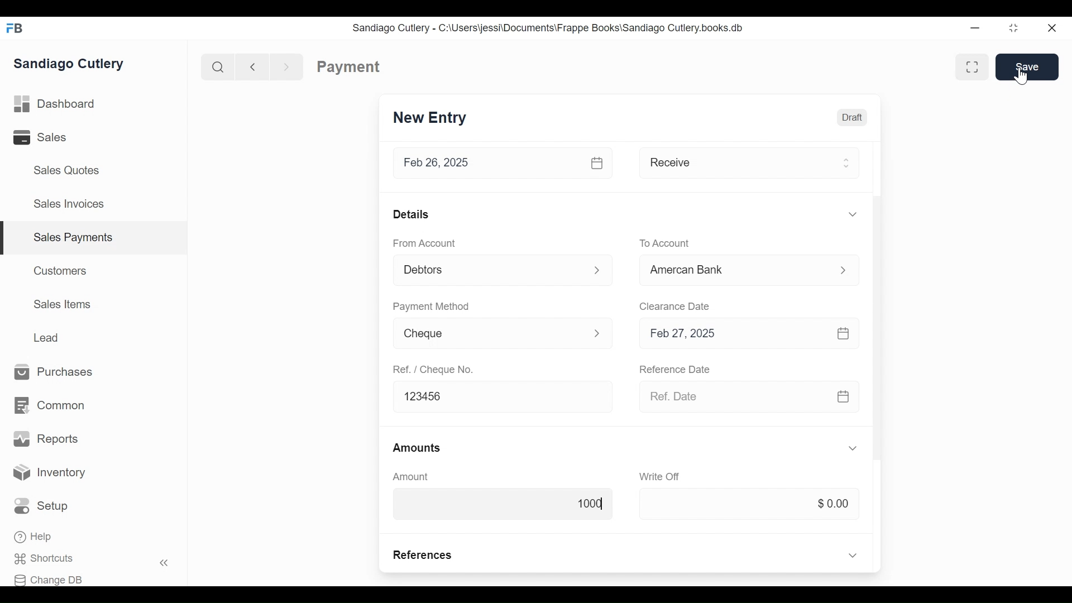 Image resolution: width=1072 pixels, height=603 pixels. I want to click on Lead, so click(48, 336).